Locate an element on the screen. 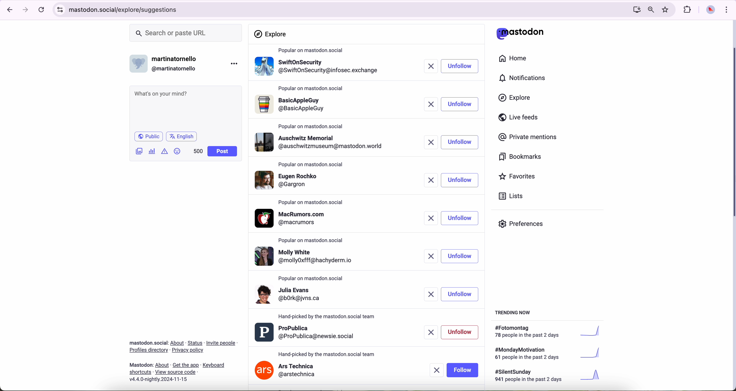  remove is located at coordinates (428, 181).